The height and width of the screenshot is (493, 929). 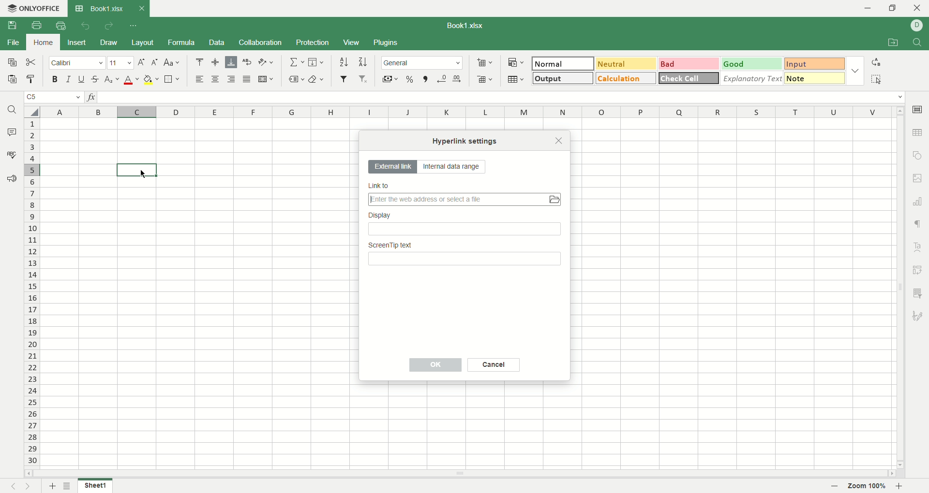 I want to click on insert function, so click(x=93, y=98).